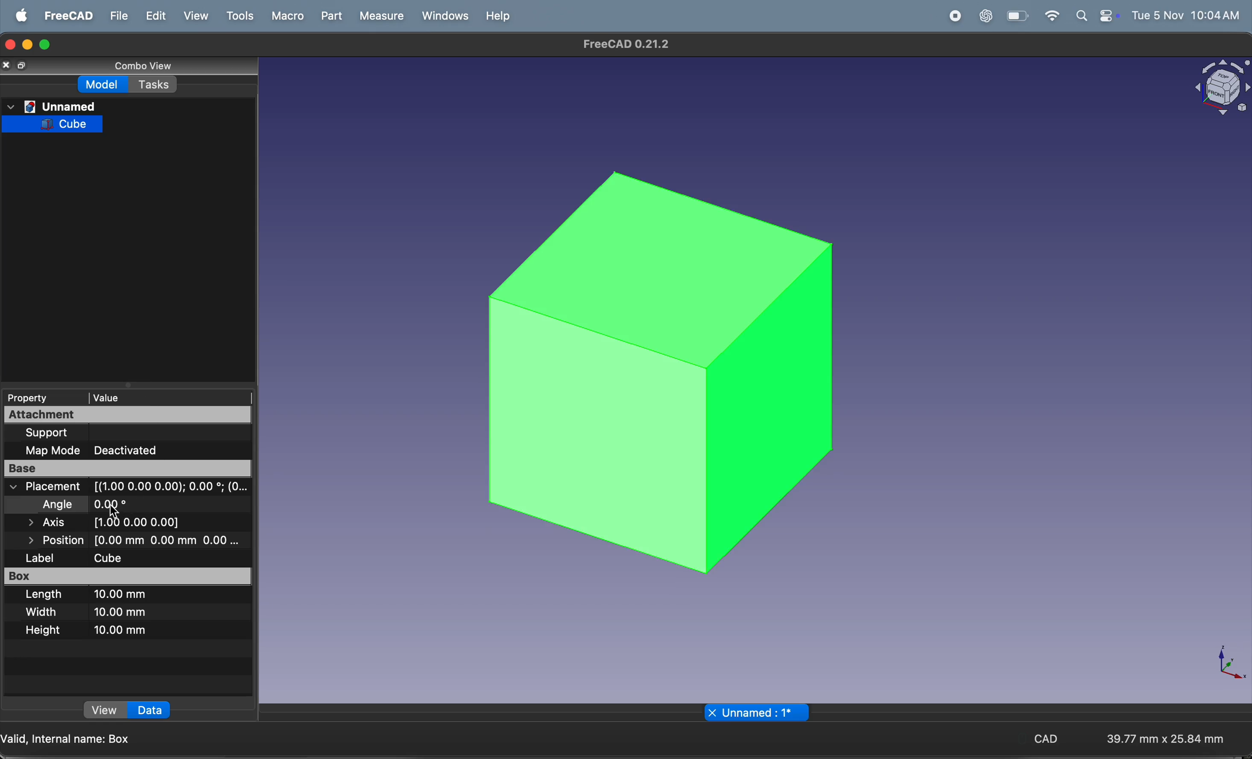 The width and height of the screenshot is (1252, 759). Describe the element at coordinates (195, 14) in the screenshot. I see `view` at that location.